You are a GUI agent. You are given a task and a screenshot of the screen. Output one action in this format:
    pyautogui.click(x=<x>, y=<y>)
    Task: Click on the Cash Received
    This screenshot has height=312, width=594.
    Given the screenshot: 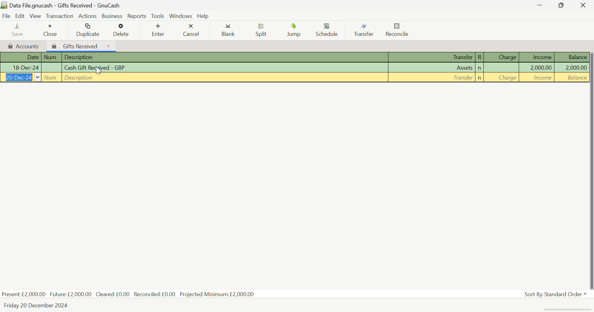 What is the action you would take?
    pyautogui.click(x=225, y=68)
    